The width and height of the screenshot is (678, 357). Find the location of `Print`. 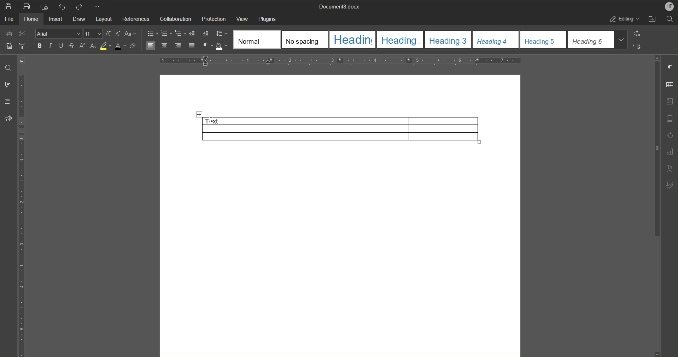

Print is located at coordinates (25, 6).